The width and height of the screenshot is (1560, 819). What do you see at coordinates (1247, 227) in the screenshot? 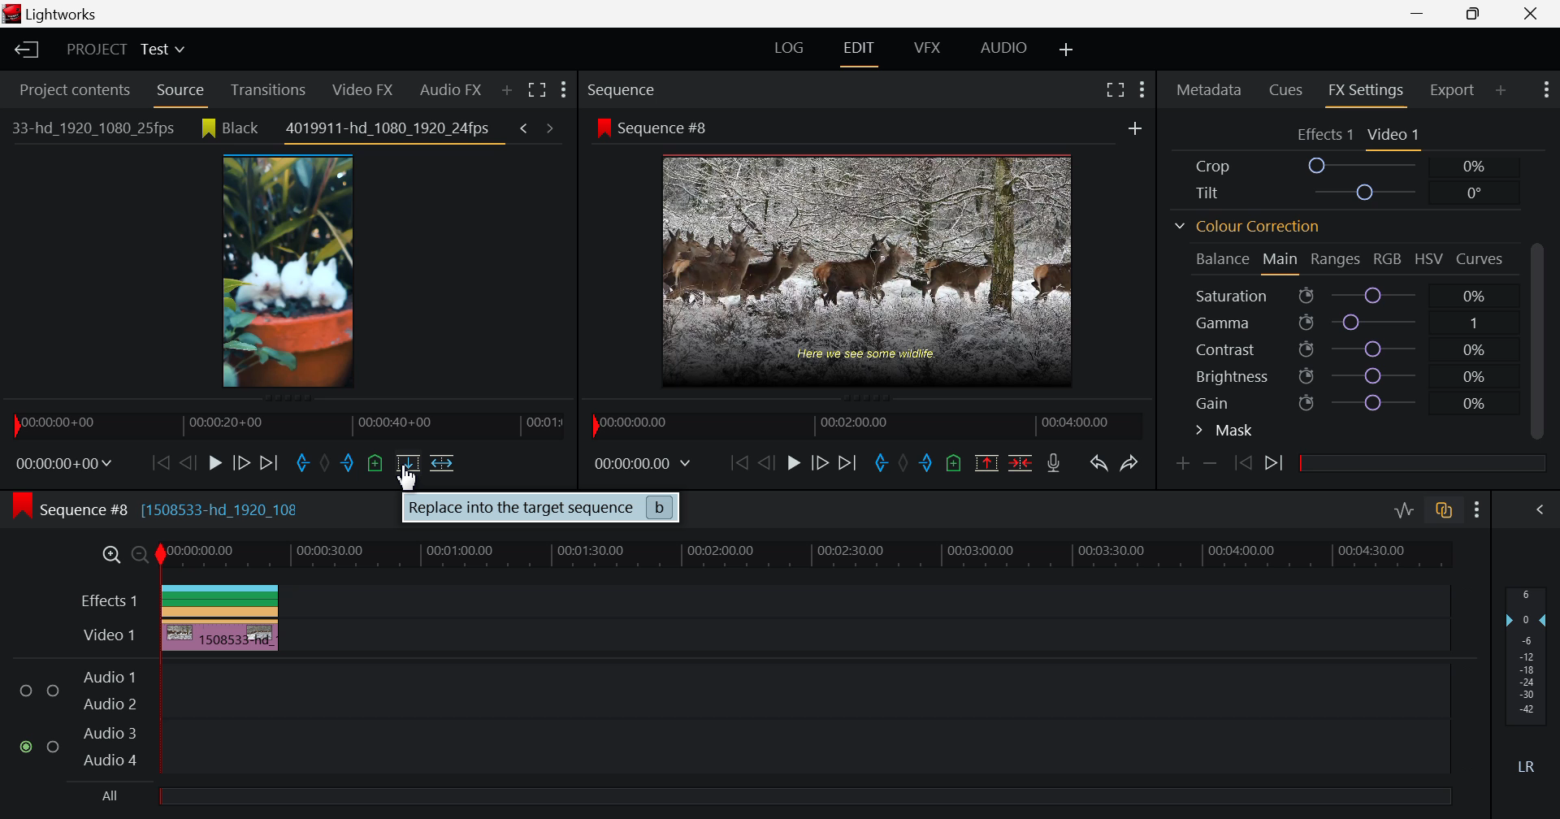
I see `Colour Correction` at bounding box center [1247, 227].